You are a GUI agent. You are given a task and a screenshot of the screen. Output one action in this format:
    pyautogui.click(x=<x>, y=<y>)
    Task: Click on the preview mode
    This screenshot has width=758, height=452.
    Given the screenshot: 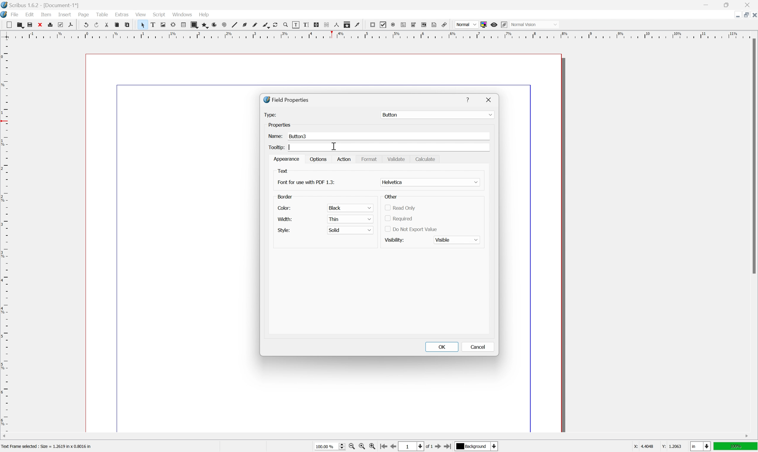 What is the action you would take?
    pyautogui.click(x=493, y=25)
    